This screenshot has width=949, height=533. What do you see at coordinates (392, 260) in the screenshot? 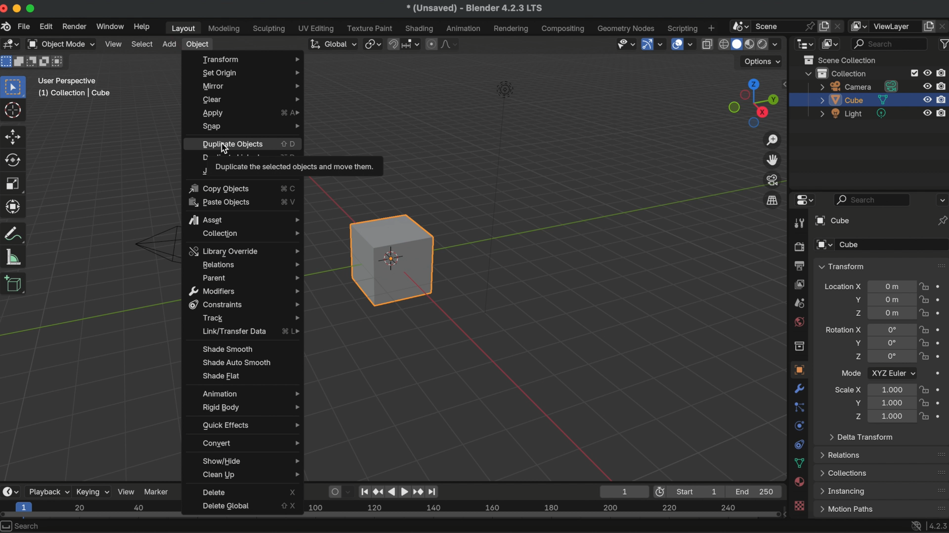
I see `cube` at bounding box center [392, 260].